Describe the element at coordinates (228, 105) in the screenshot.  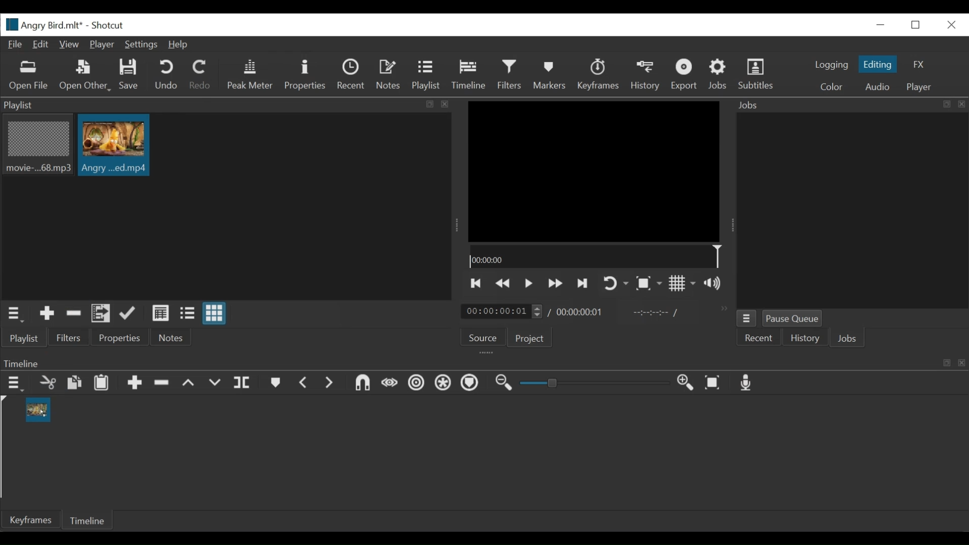
I see `Playlist panel` at that location.